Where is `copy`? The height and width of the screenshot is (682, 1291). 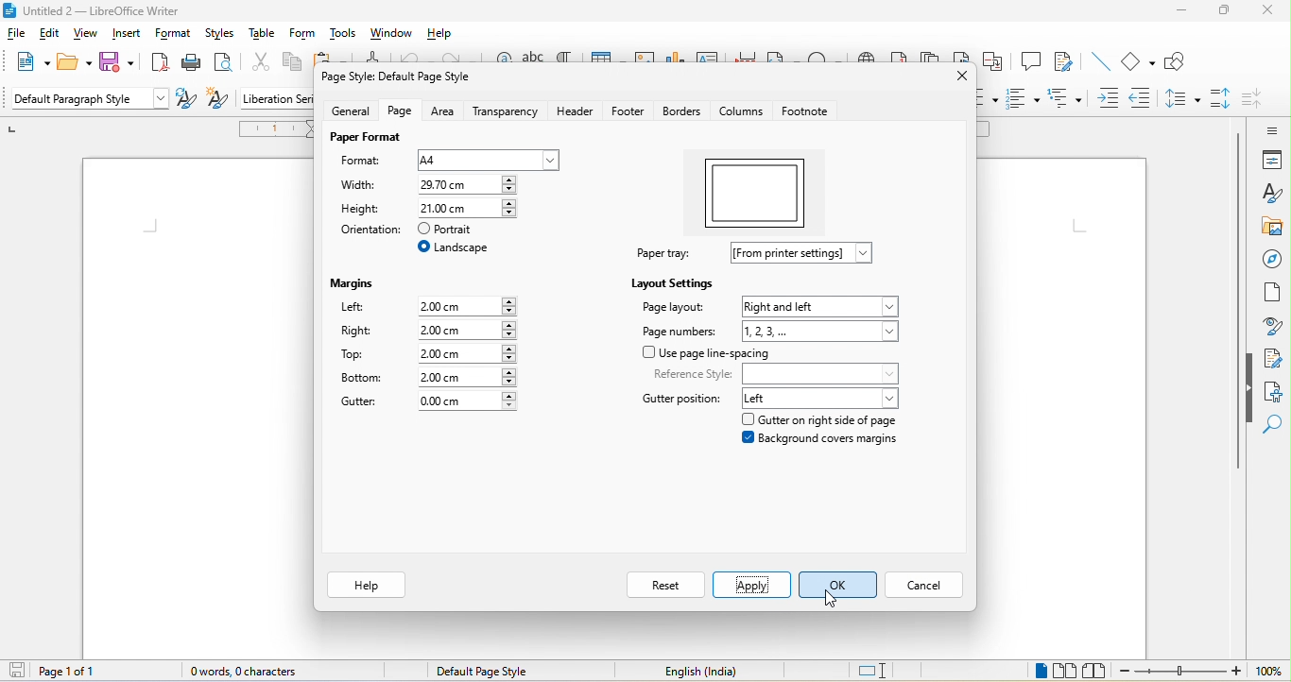 copy is located at coordinates (300, 67).